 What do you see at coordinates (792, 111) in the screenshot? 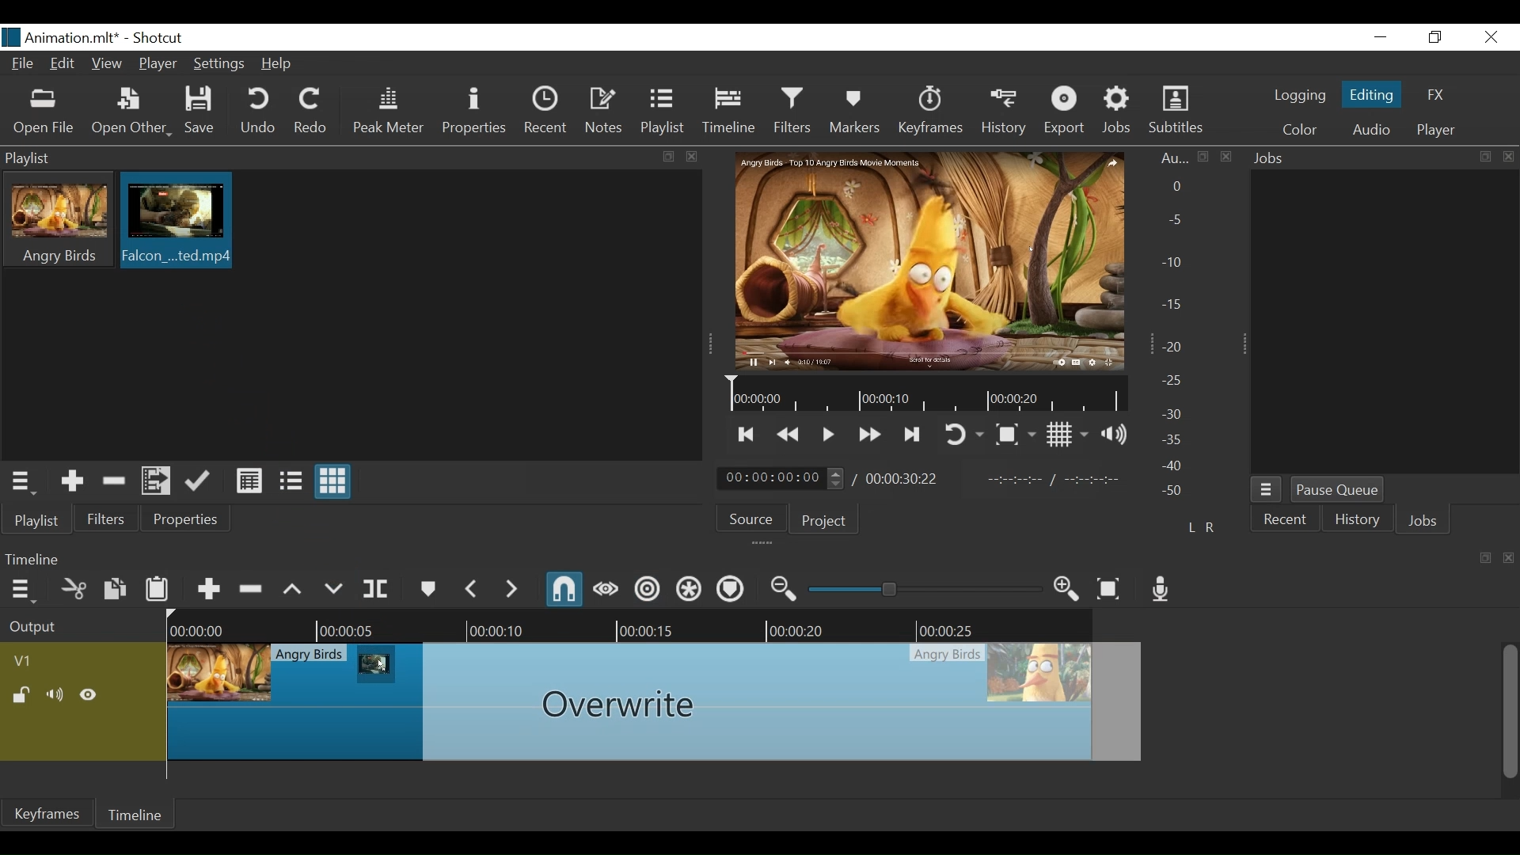
I see `Filters` at bounding box center [792, 111].